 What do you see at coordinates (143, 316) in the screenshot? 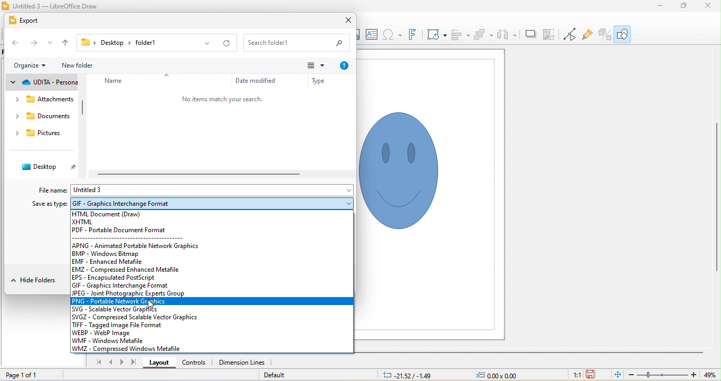
I see `SVGZ-compressed scalable vector graphics` at bounding box center [143, 316].